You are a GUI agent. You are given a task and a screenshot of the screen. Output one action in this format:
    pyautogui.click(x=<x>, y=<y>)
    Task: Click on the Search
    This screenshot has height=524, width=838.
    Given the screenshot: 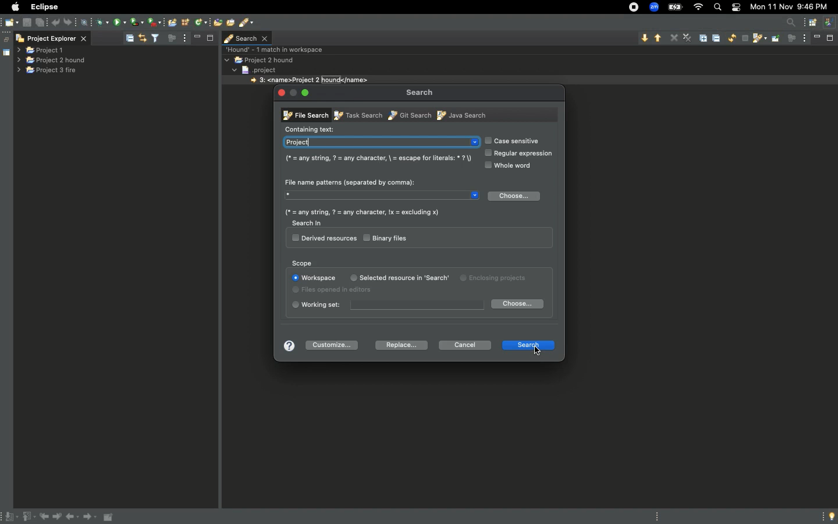 What is the action you would take?
    pyautogui.click(x=420, y=92)
    